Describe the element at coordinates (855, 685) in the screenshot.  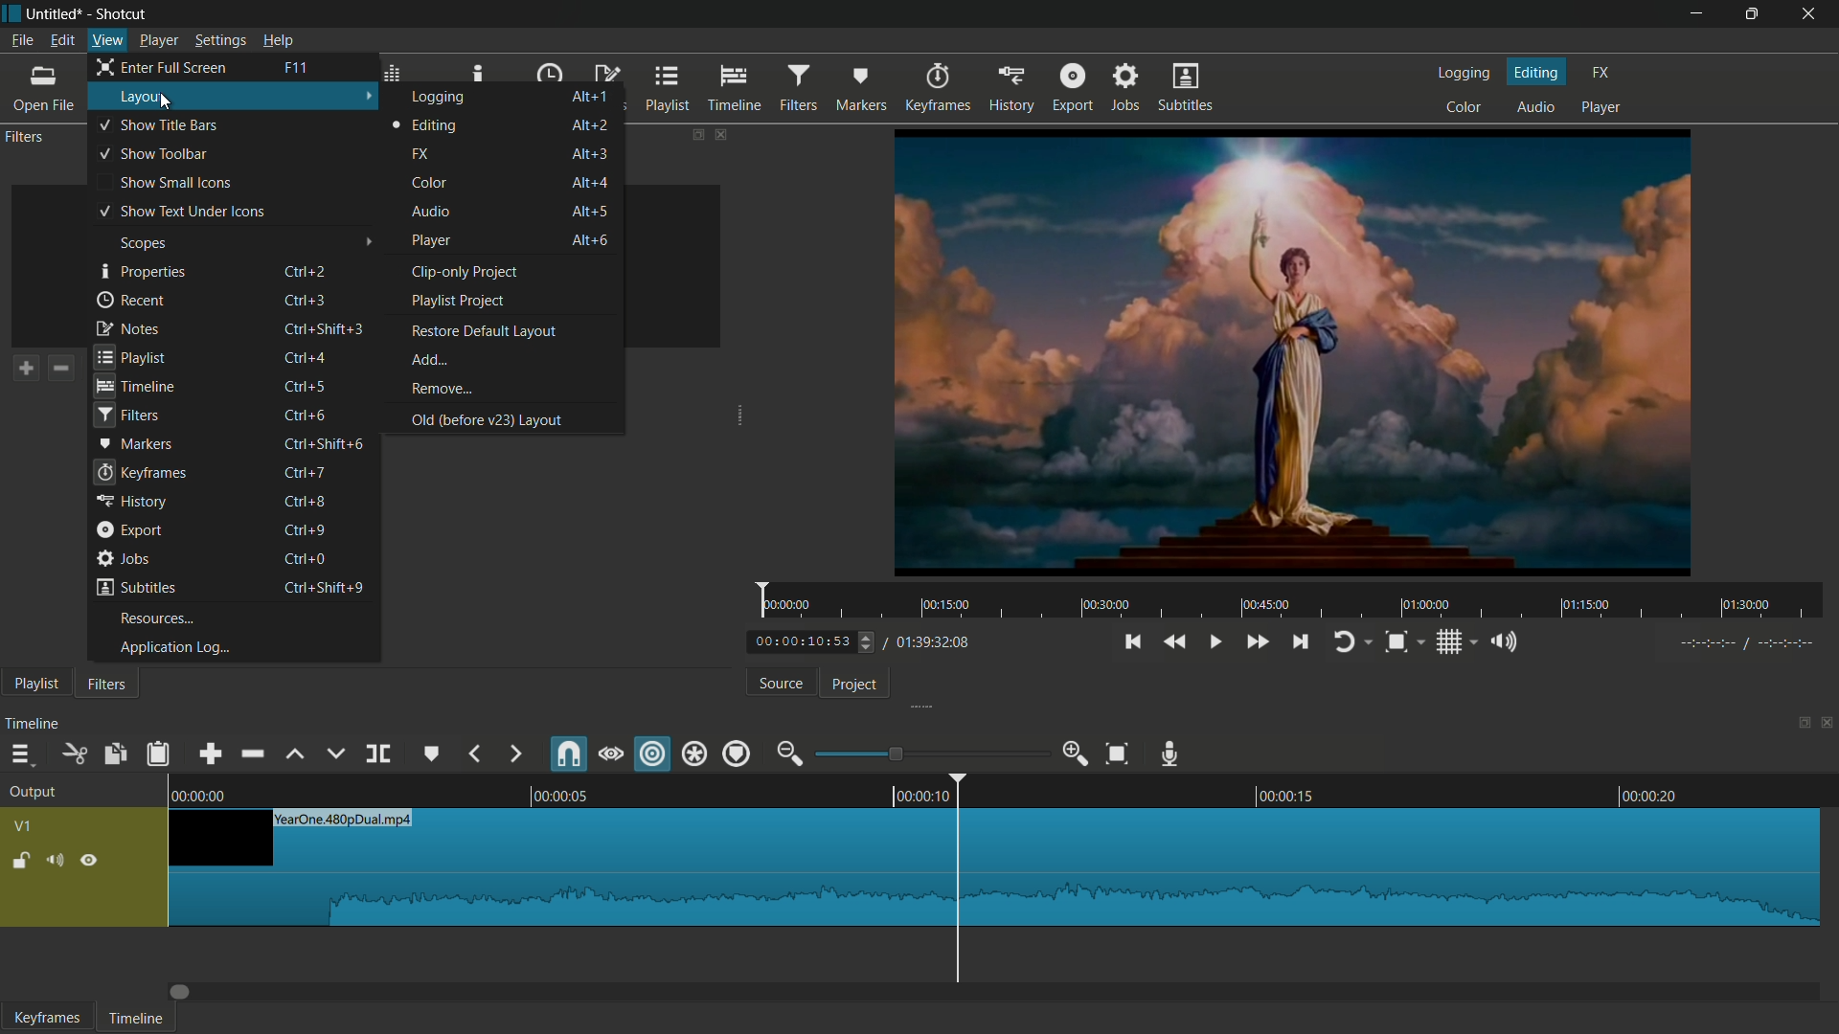
I see `project` at that location.